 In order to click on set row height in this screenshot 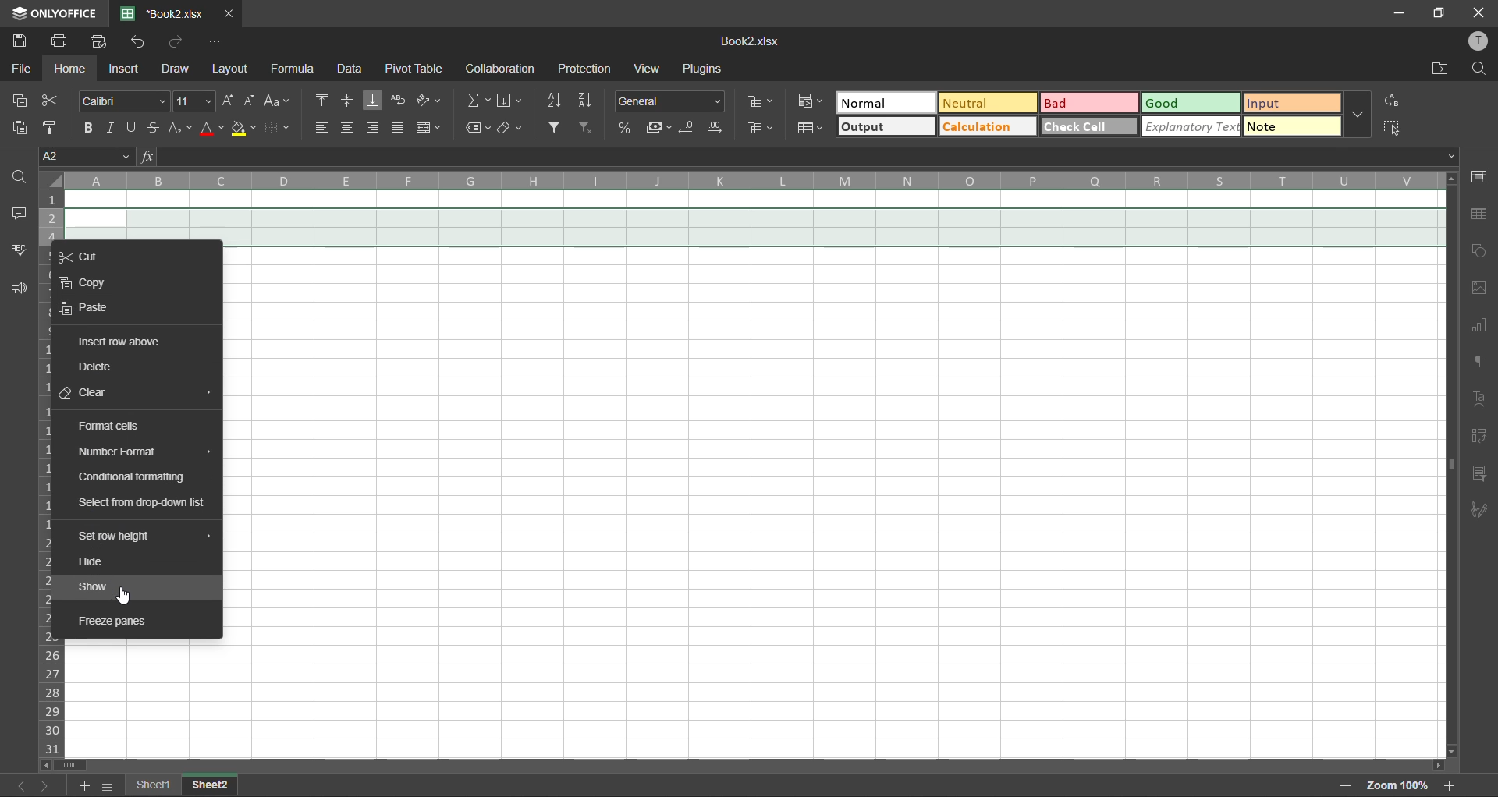, I will do `click(115, 537)`.